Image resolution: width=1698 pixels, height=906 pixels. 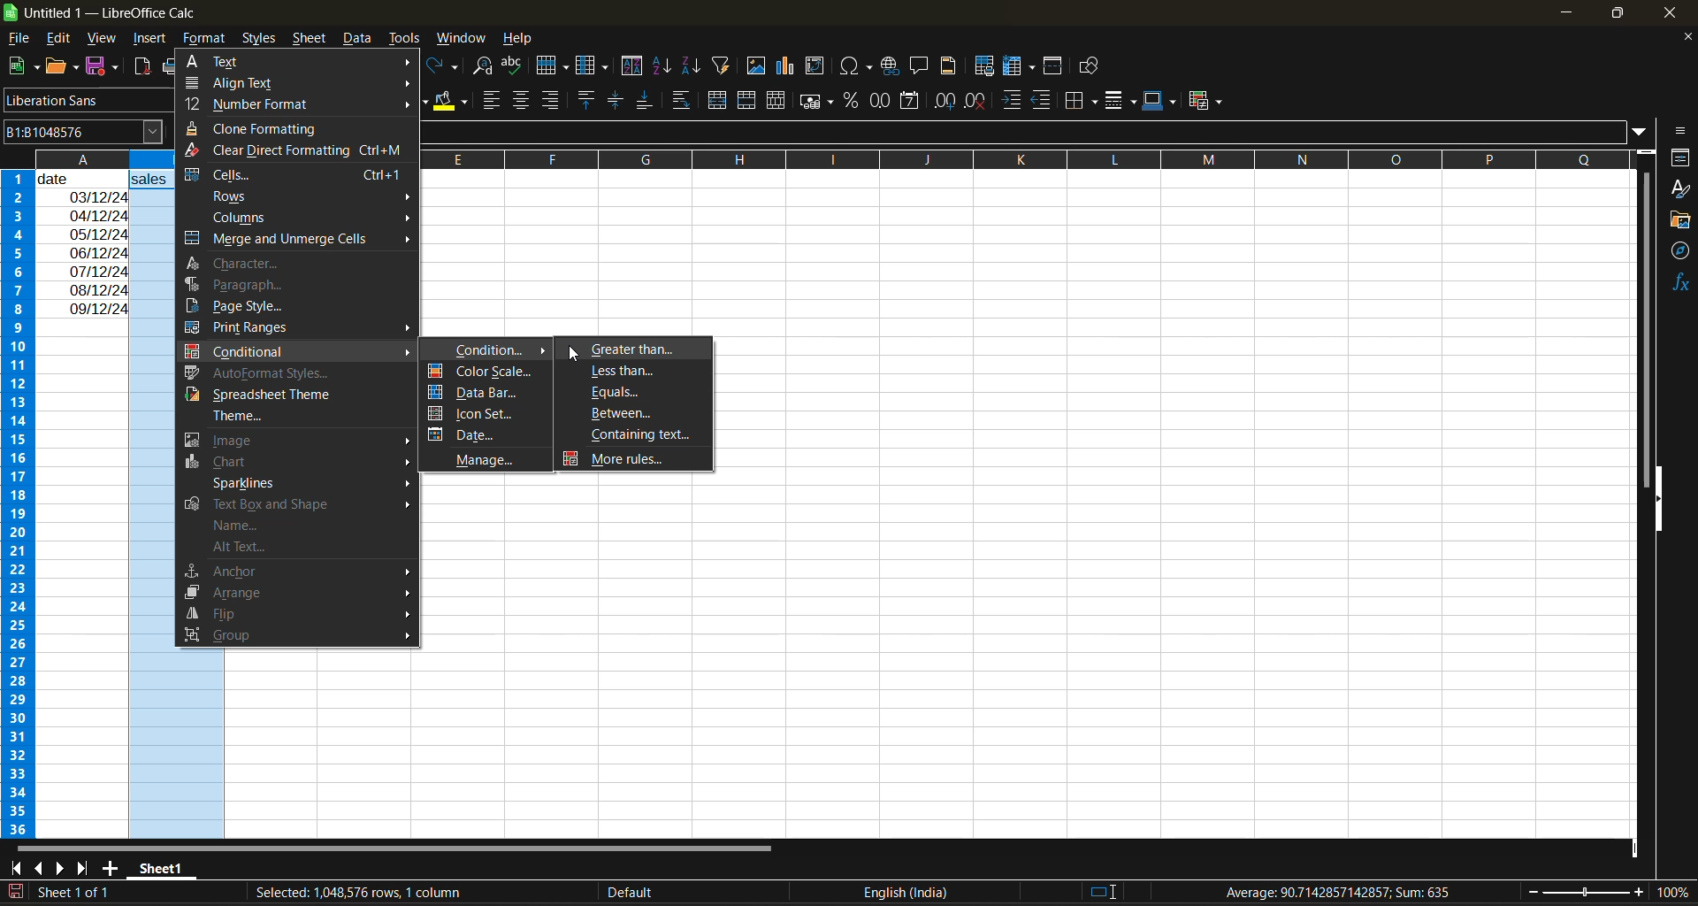 What do you see at coordinates (21, 37) in the screenshot?
I see `file` at bounding box center [21, 37].